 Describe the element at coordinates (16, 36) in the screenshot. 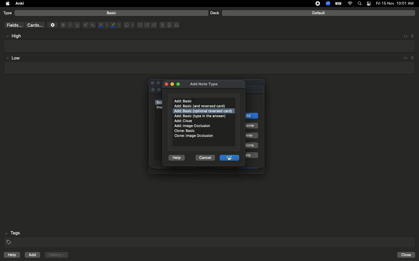

I see `High` at that location.